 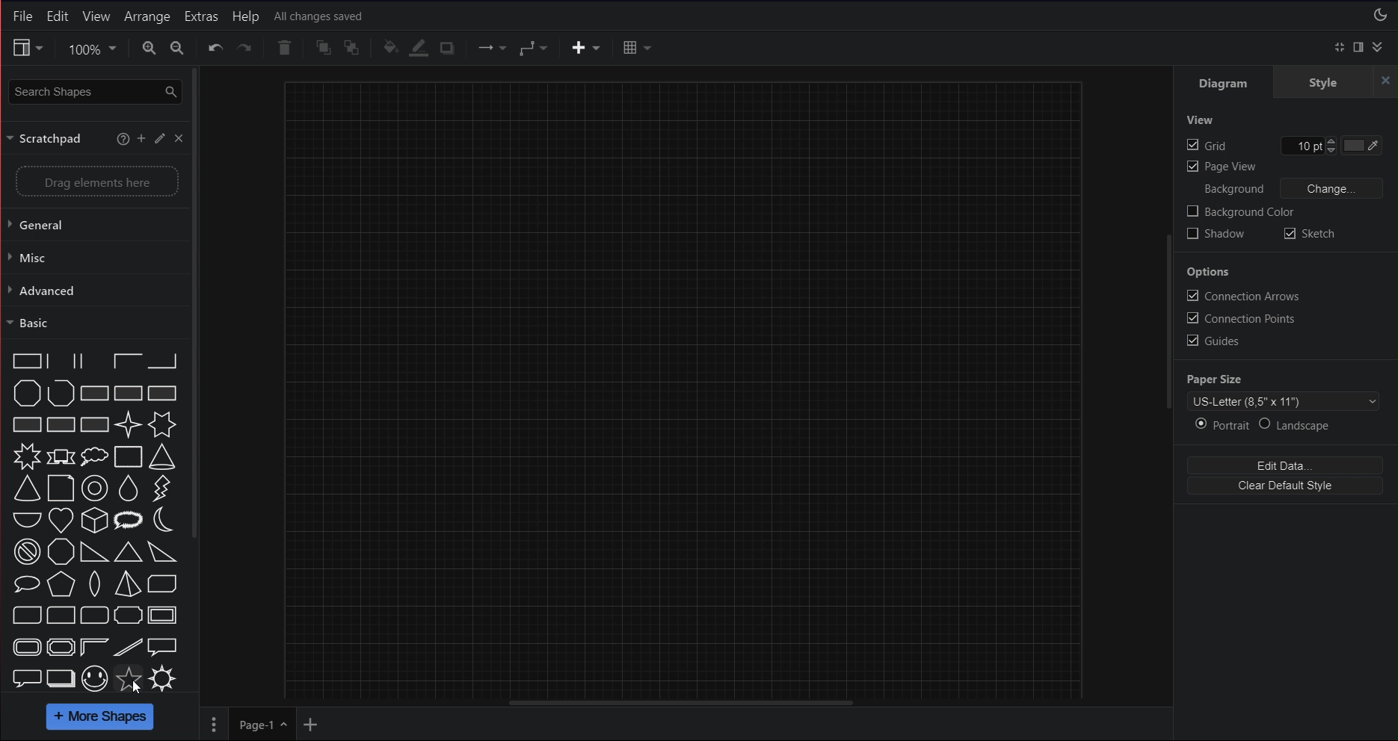 I want to click on View, so click(x=96, y=16).